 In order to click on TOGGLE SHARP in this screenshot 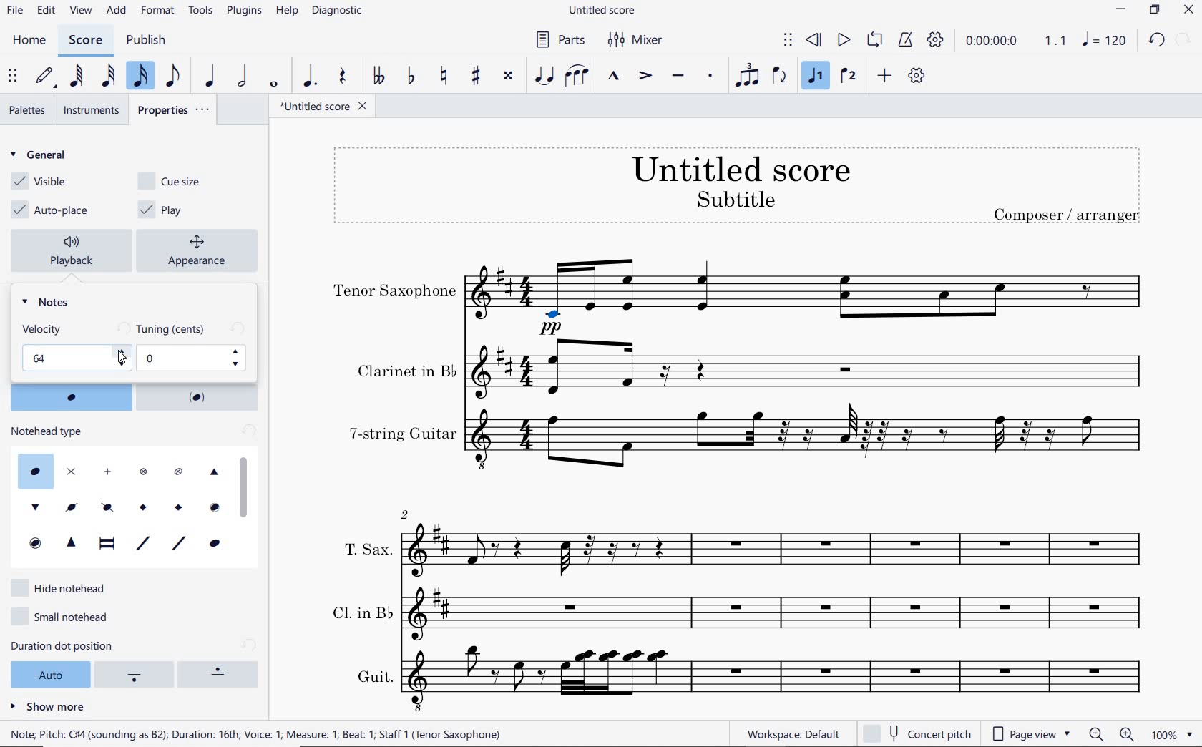, I will do `click(474, 76)`.